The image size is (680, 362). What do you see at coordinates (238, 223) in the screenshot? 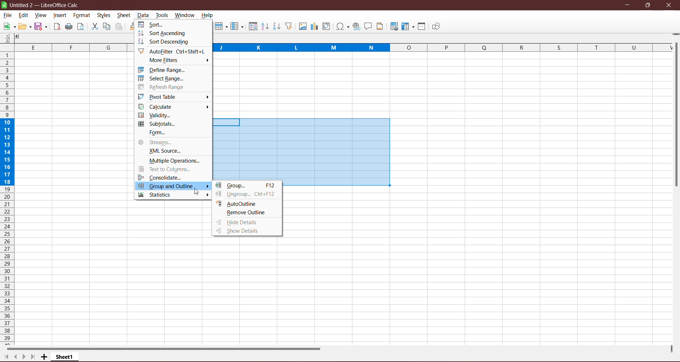
I see `Hide details` at bounding box center [238, 223].